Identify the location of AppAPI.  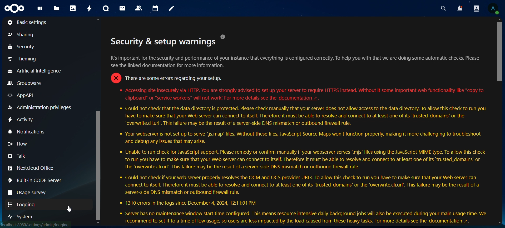
(22, 95).